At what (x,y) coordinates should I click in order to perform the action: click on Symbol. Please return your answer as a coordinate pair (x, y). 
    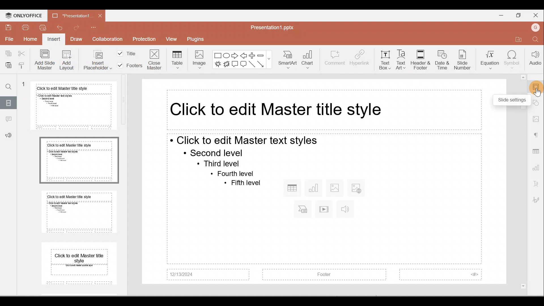
    Looking at the image, I should click on (513, 61).